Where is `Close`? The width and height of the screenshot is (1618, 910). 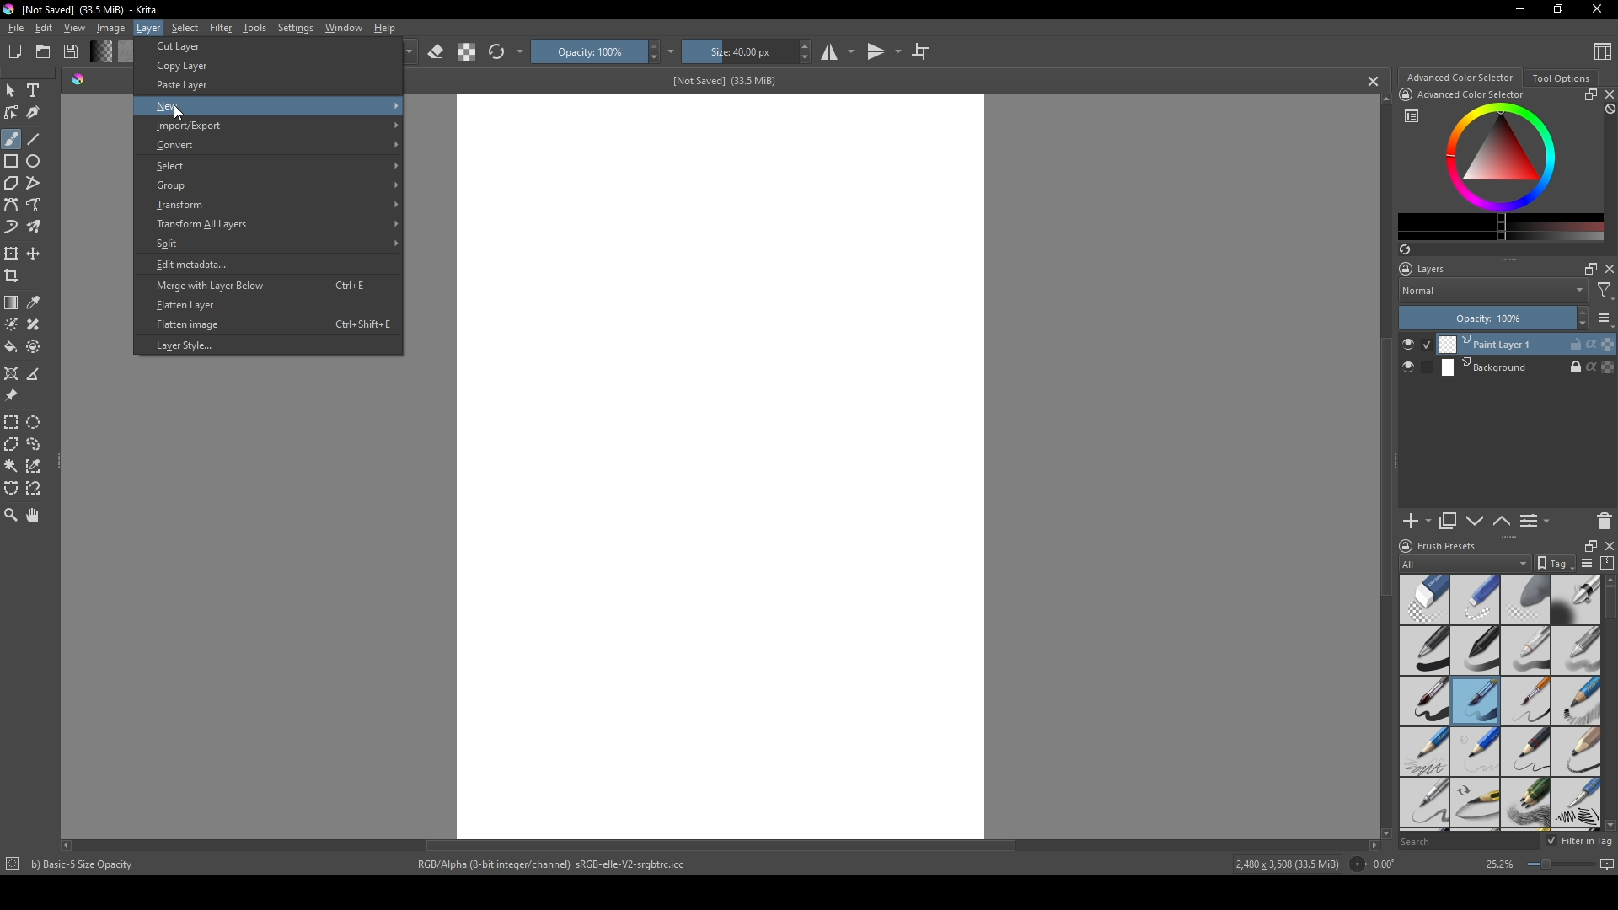 Close is located at coordinates (1598, 9).